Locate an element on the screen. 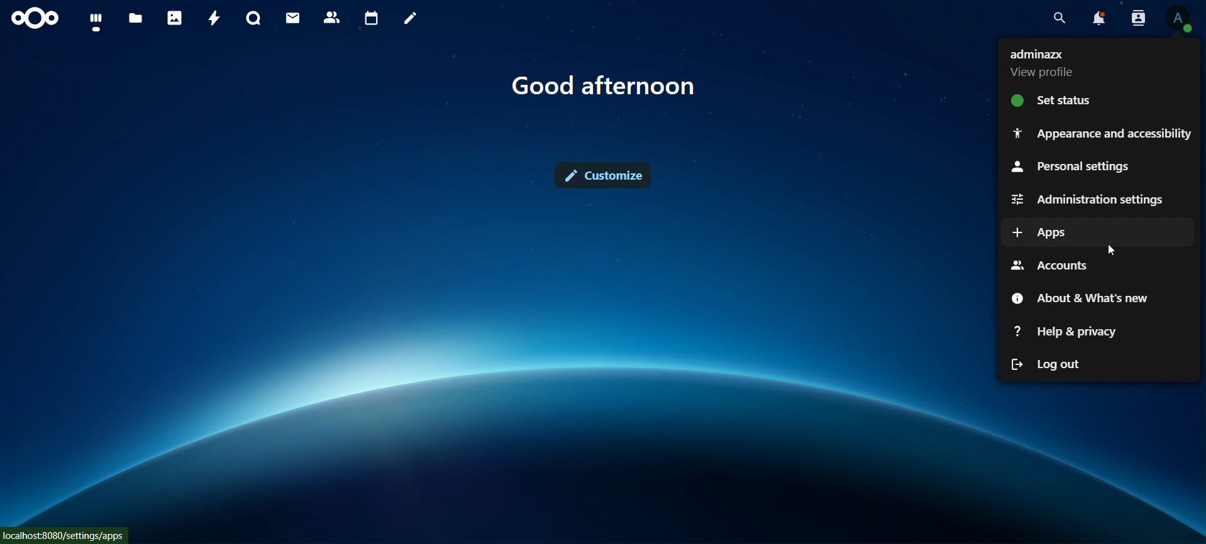 The image size is (1206, 544). localhost:8000/settings/apps is located at coordinates (64, 535).